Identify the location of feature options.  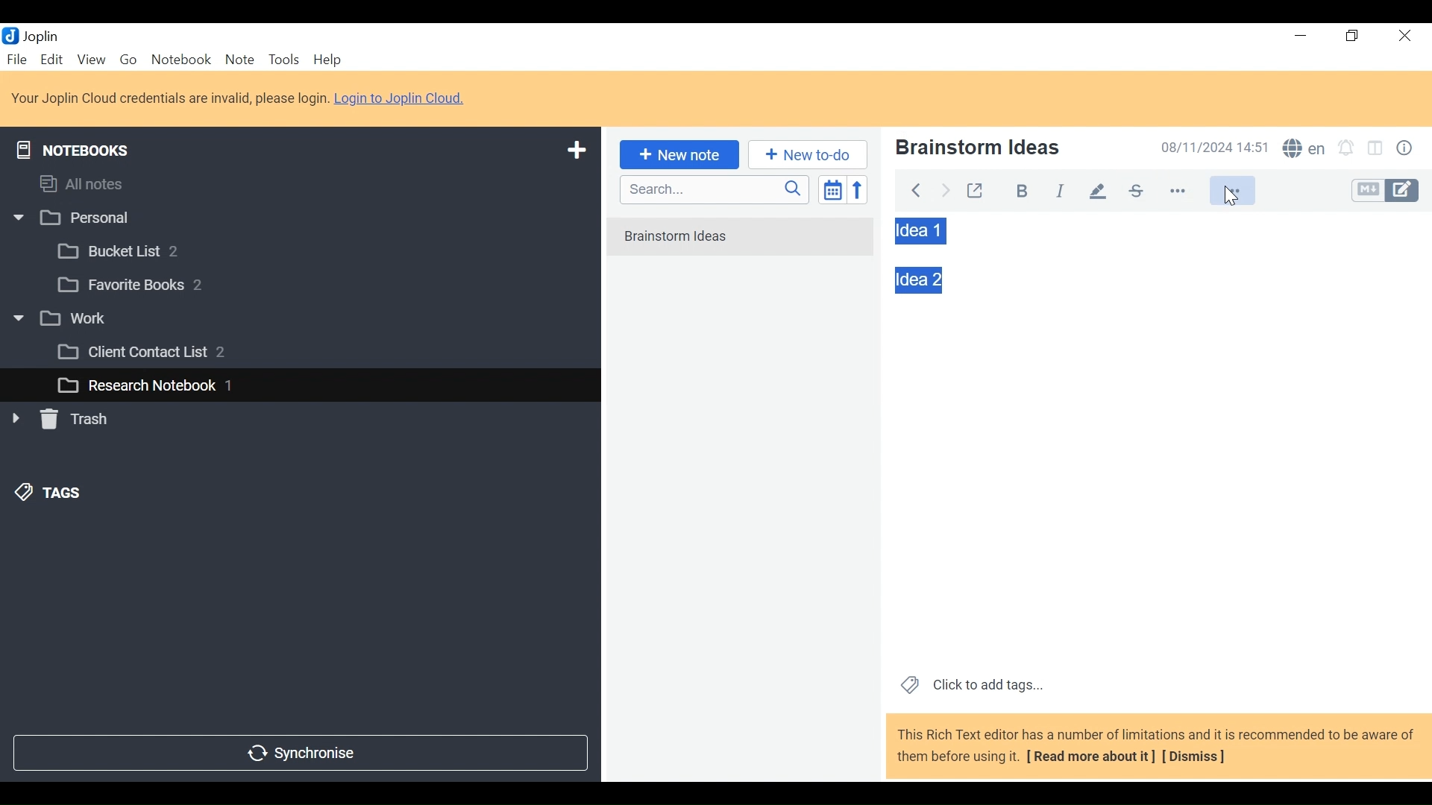
(1239, 192).